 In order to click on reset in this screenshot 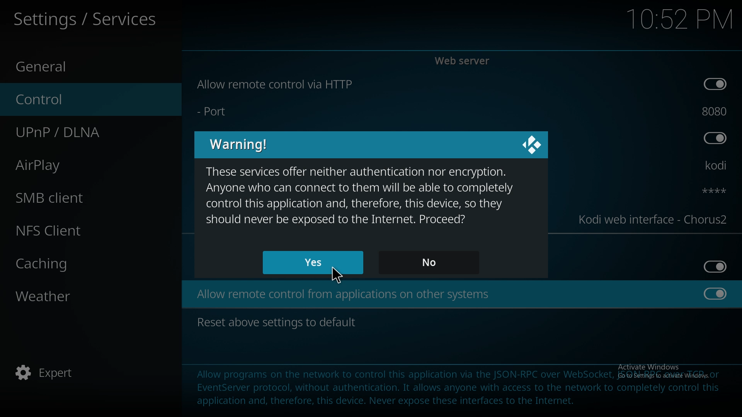, I will do `click(279, 323)`.